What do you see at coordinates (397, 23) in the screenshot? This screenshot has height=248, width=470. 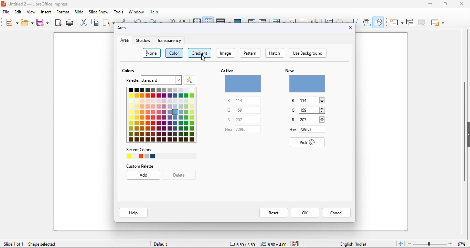 I see `new slide` at bounding box center [397, 23].